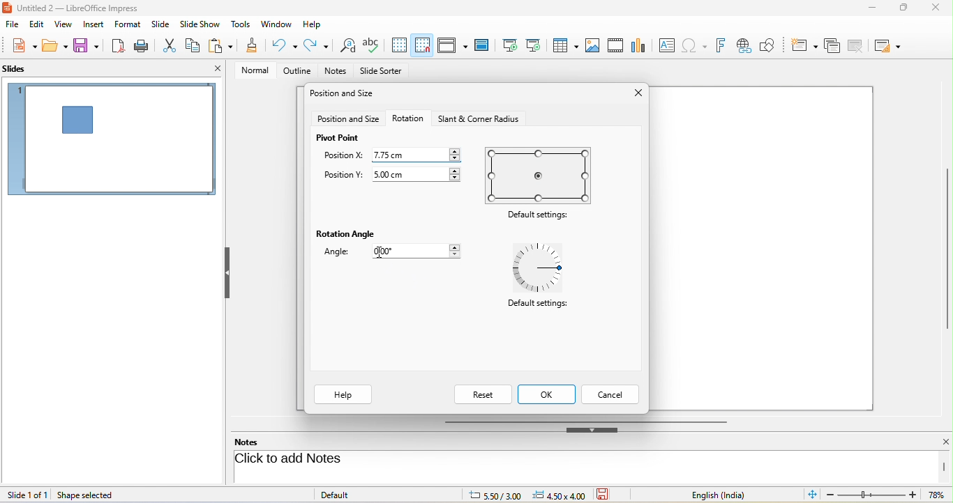  What do you see at coordinates (112, 144) in the screenshot?
I see `slide 1 preview` at bounding box center [112, 144].